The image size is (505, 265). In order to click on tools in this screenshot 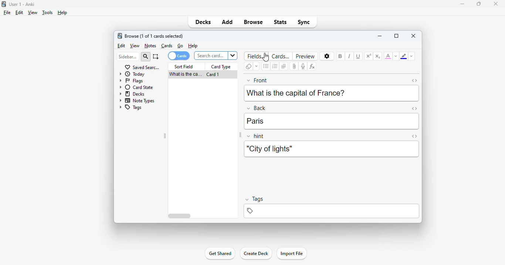, I will do `click(48, 13)`.